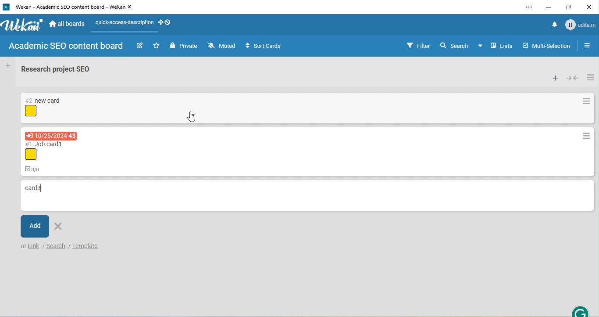  I want to click on icon, so click(30, 155).